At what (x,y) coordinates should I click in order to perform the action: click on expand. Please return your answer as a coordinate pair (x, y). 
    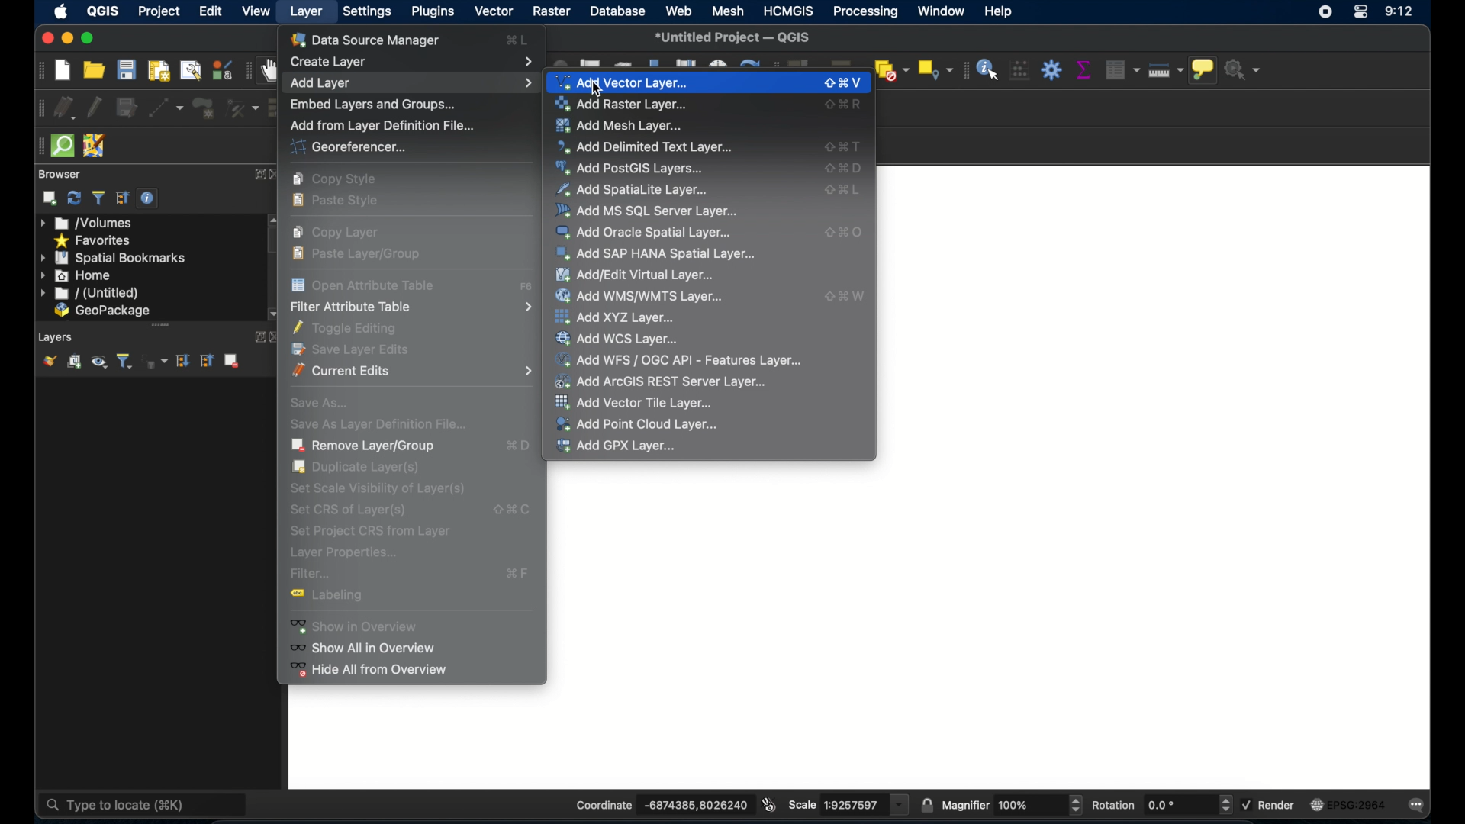
    Looking at the image, I should click on (258, 336).